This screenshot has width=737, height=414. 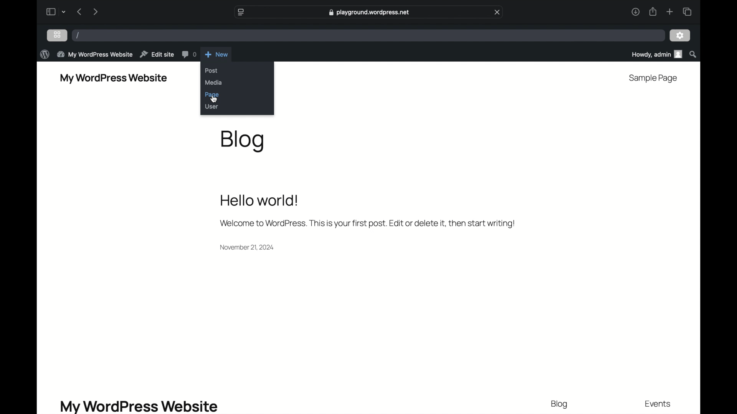 What do you see at coordinates (654, 79) in the screenshot?
I see `sample page` at bounding box center [654, 79].